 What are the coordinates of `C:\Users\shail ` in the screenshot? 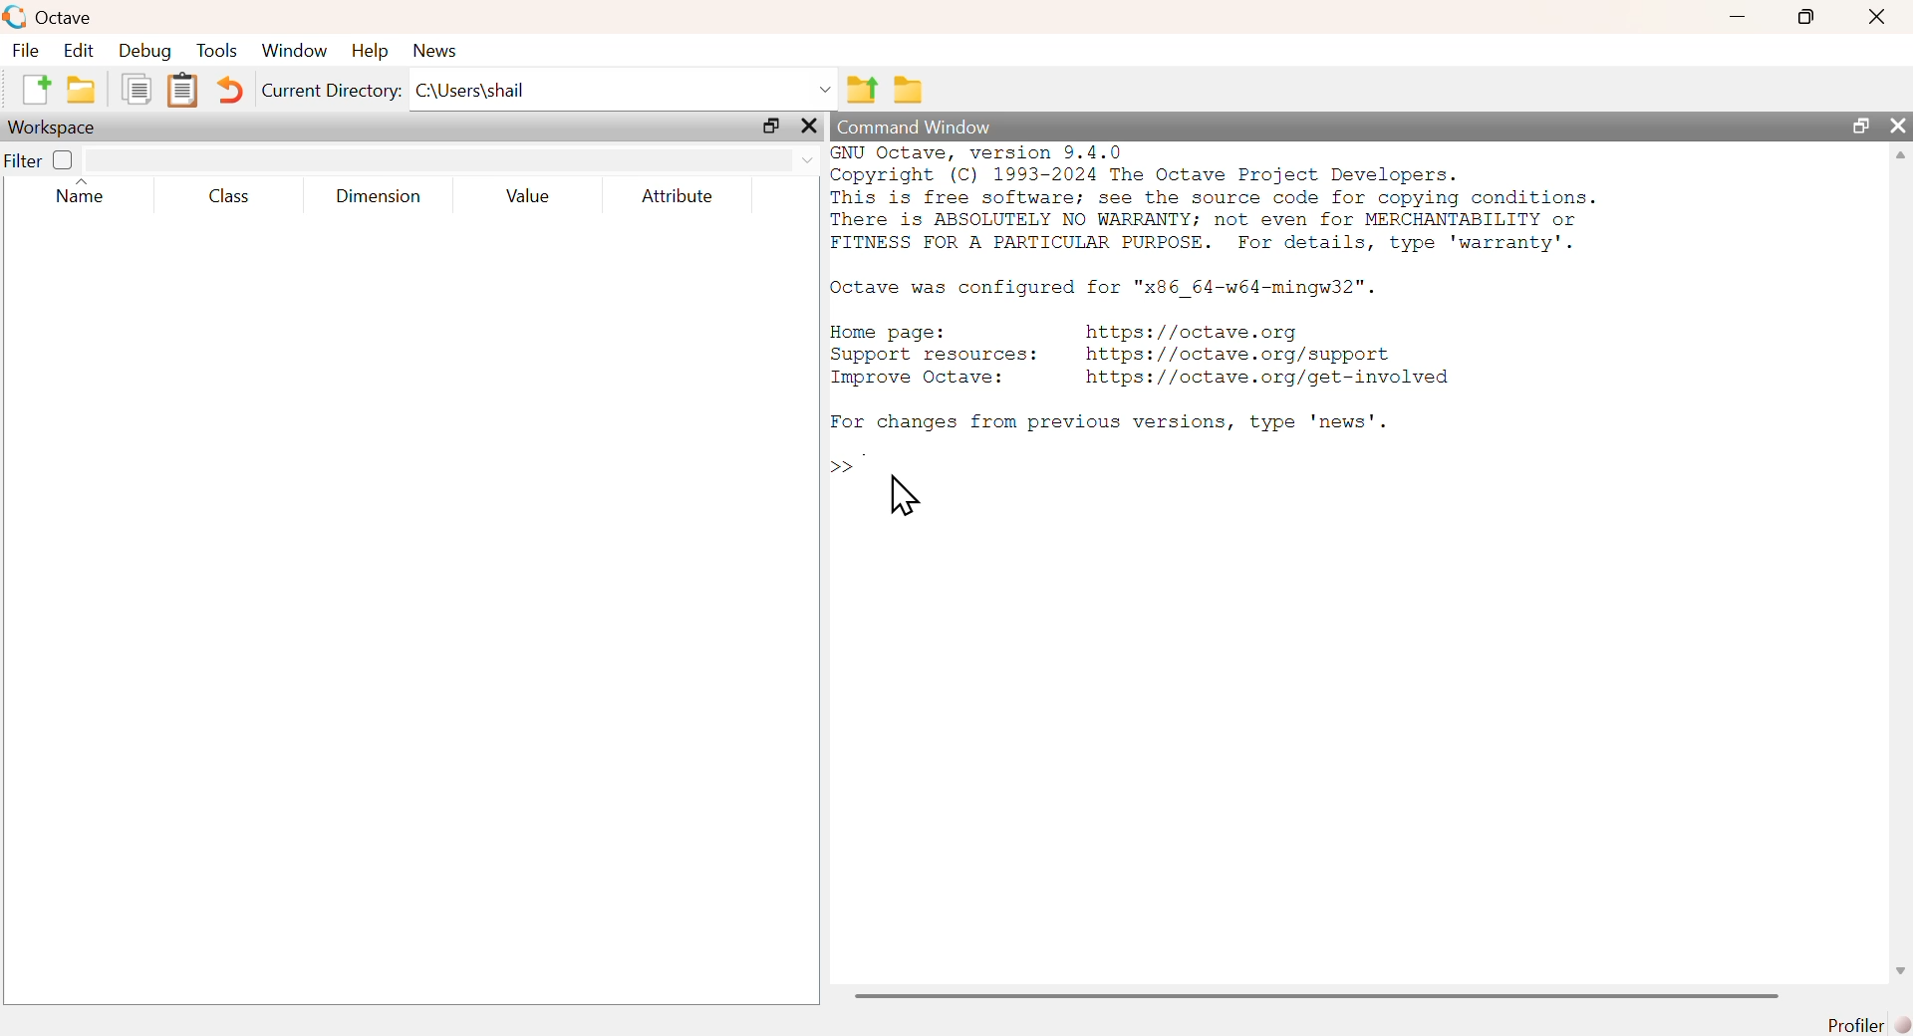 It's located at (624, 85).